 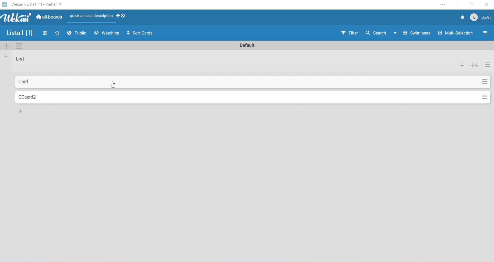 What do you see at coordinates (19, 47) in the screenshot?
I see `Settings` at bounding box center [19, 47].